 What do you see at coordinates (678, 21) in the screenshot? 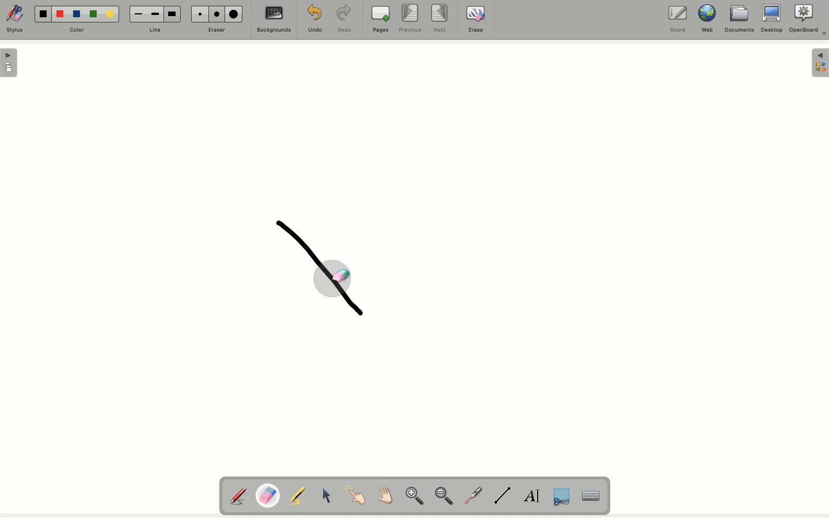
I see `Borad` at bounding box center [678, 21].